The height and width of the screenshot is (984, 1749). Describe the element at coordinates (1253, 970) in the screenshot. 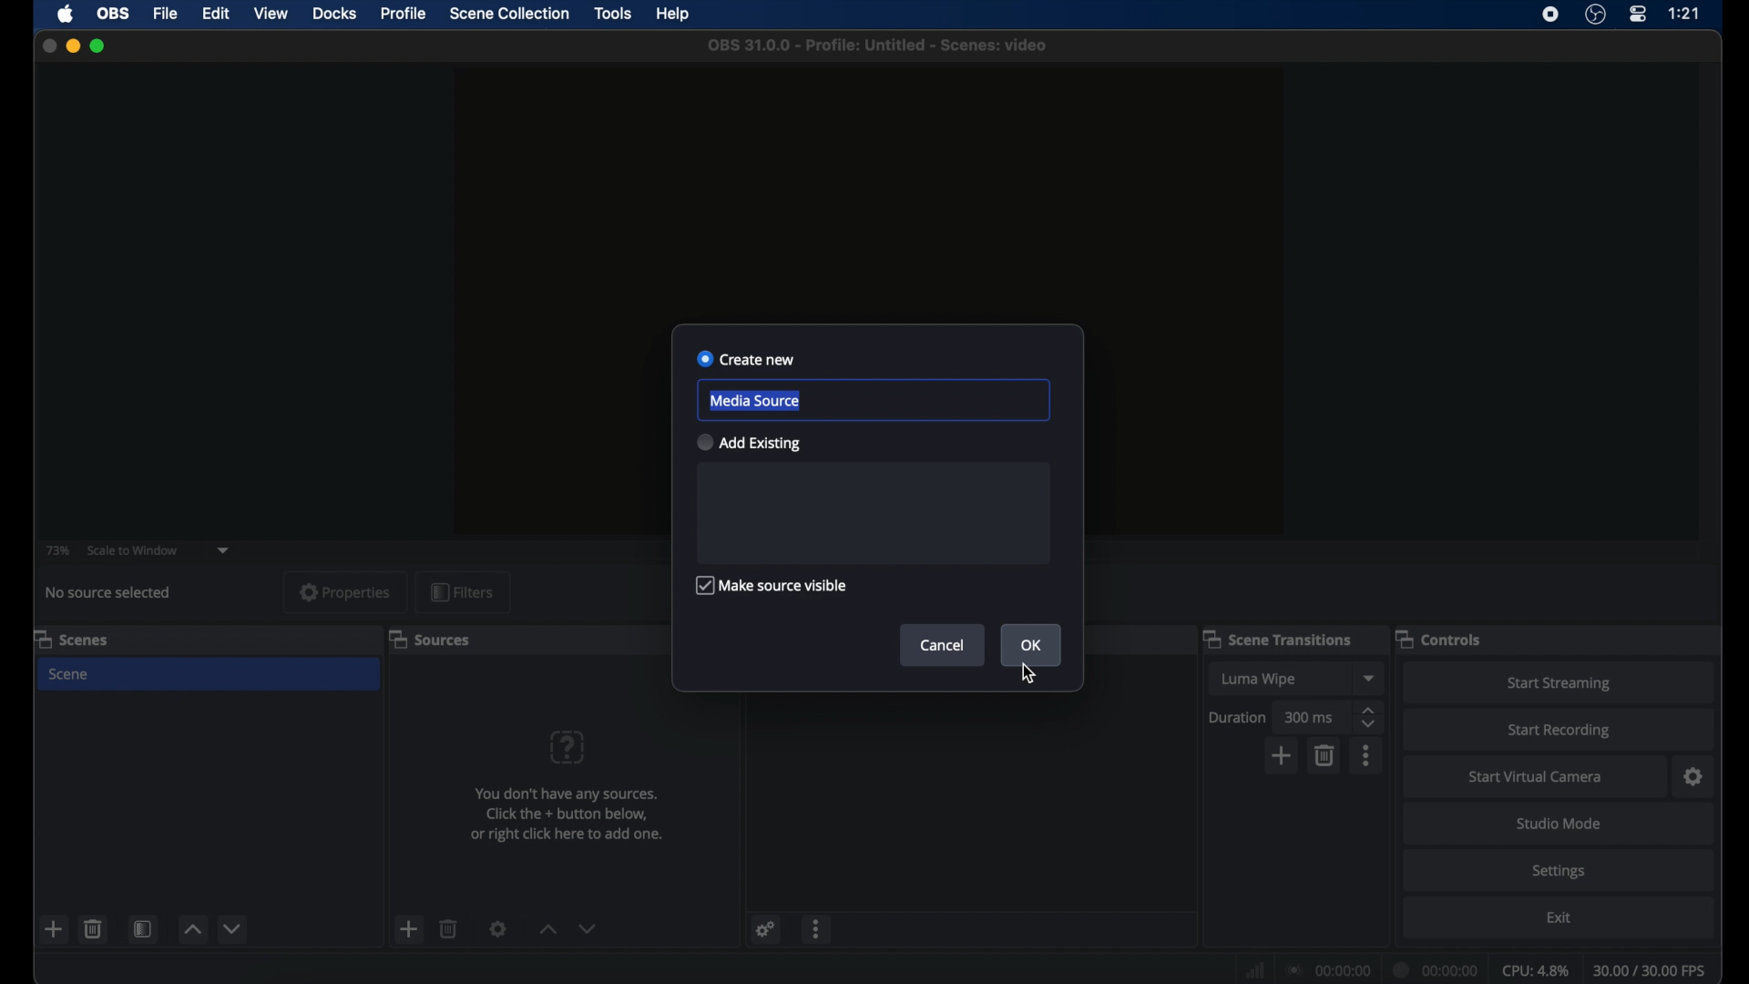

I see `network` at that location.